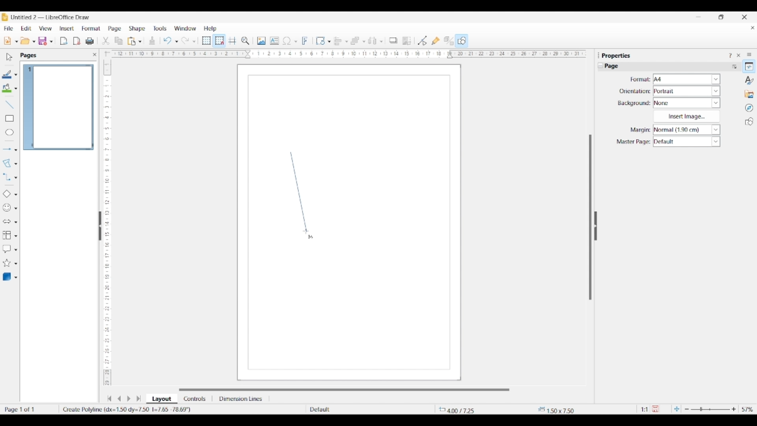 The width and height of the screenshot is (757, 426). Describe the element at coordinates (206, 41) in the screenshot. I see `Display grid` at that location.